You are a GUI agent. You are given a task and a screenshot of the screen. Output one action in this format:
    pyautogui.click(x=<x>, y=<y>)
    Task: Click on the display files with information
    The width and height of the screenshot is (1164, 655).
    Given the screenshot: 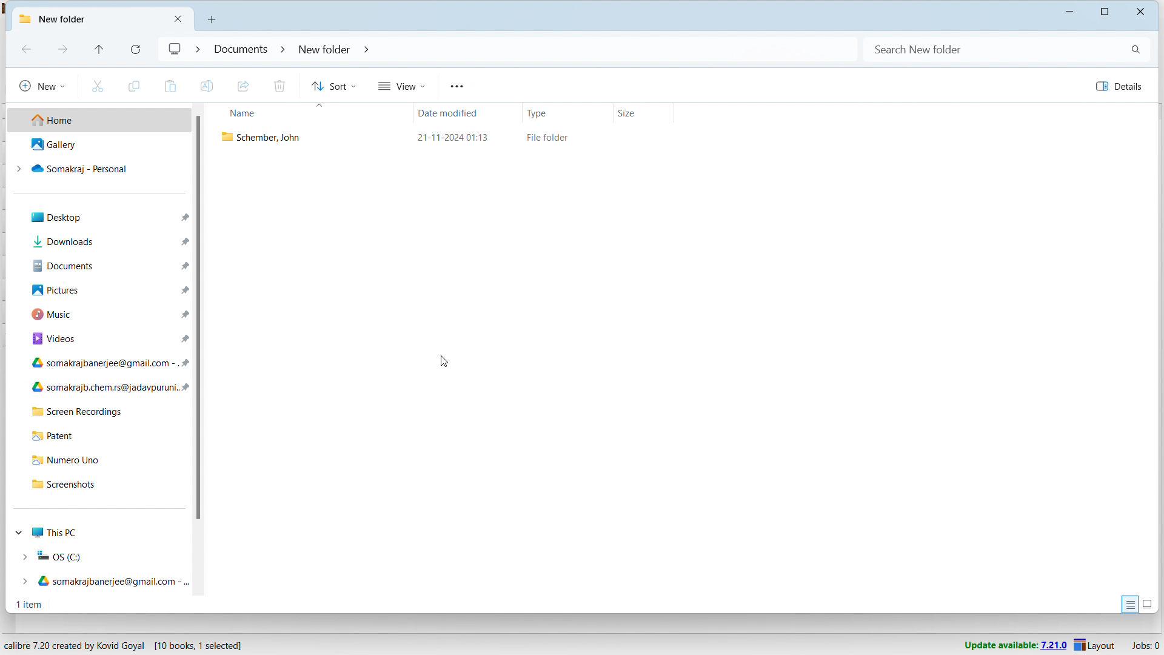 What is the action you would take?
    pyautogui.click(x=1130, y=605)
    